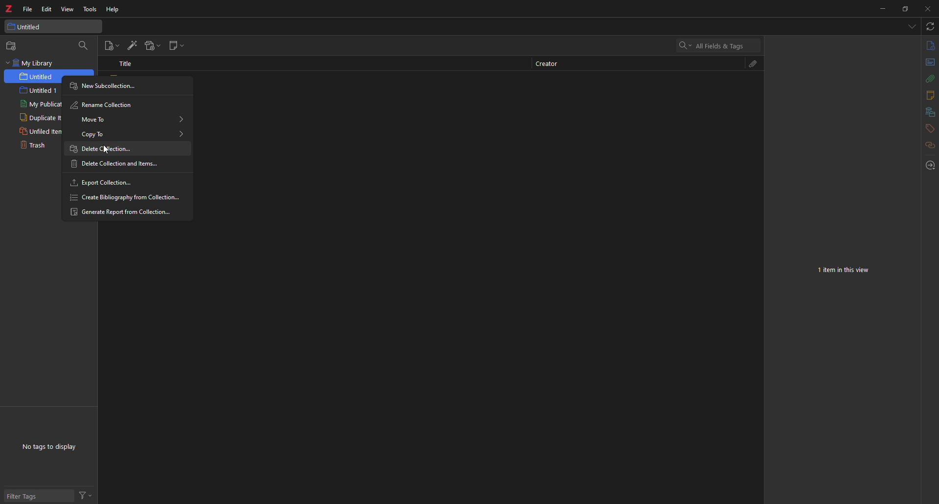 The height and width of the screenshot is (504, 939). Describe the element at coordinates (107, 149) in the screenshot. I see `delete collection` at that location.